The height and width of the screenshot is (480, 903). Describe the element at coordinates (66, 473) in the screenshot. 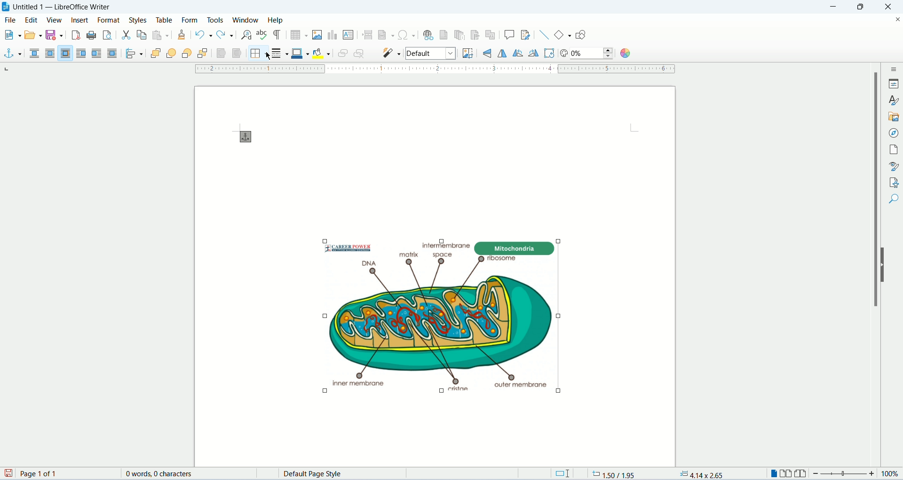

I see `page 1 of 1` at that location.